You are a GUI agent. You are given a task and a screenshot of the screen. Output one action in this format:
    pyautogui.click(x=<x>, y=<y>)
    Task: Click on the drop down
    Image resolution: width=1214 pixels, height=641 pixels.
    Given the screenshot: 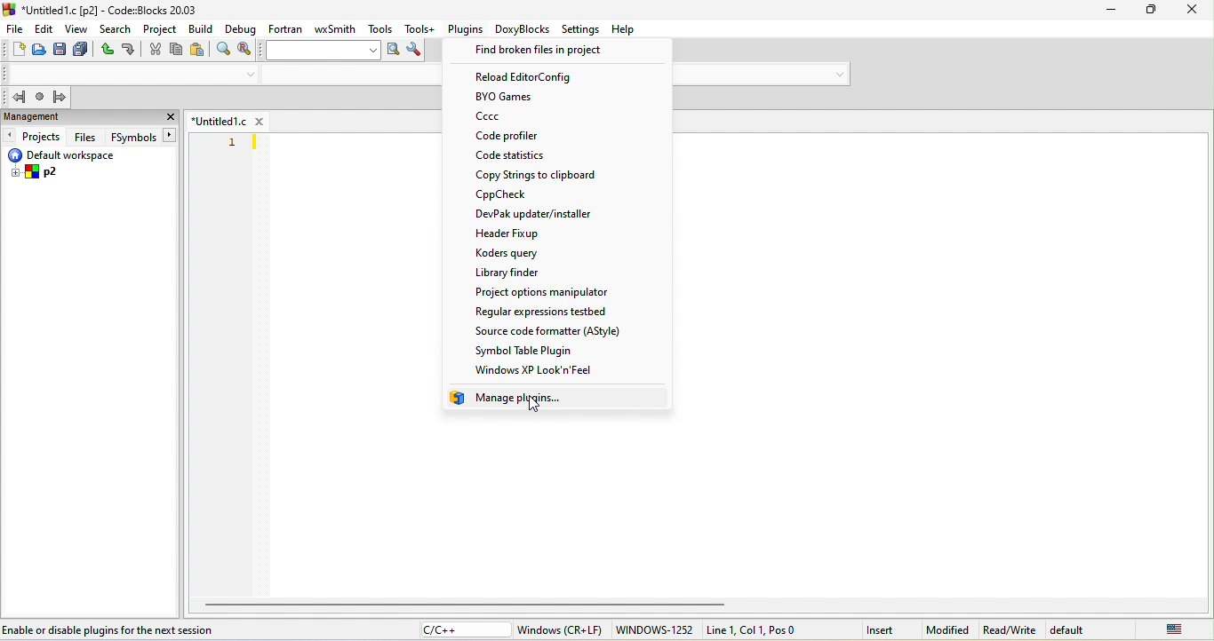 What is the action you would take?
    pyautogui.click(x=251, y=75)
    